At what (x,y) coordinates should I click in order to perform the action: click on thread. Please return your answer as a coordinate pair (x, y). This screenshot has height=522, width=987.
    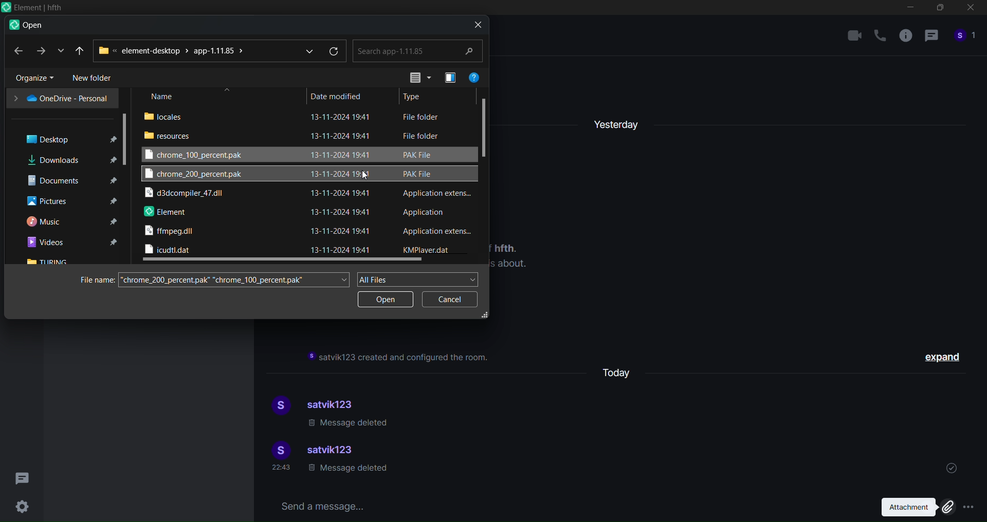
    Looking at the image, I should click on (931, 38).